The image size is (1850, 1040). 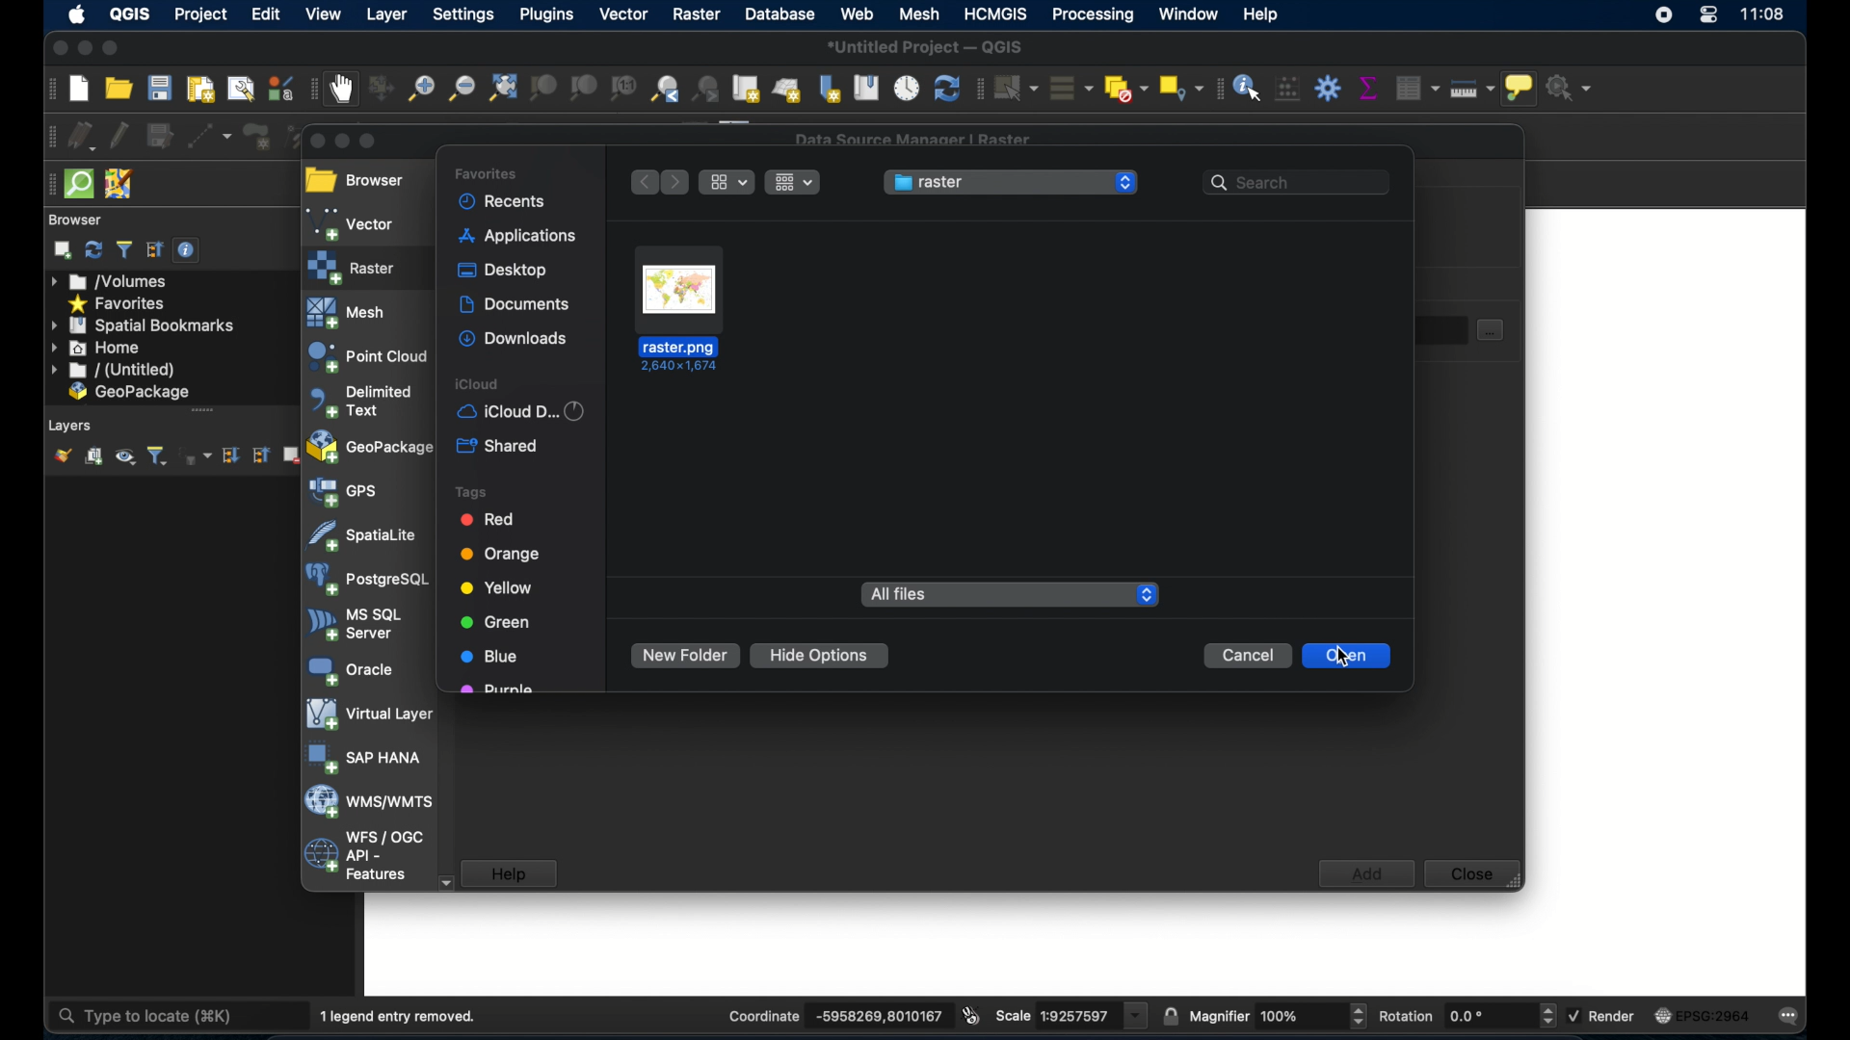 I want to click on spatiallite, so click(x=360, y=536).